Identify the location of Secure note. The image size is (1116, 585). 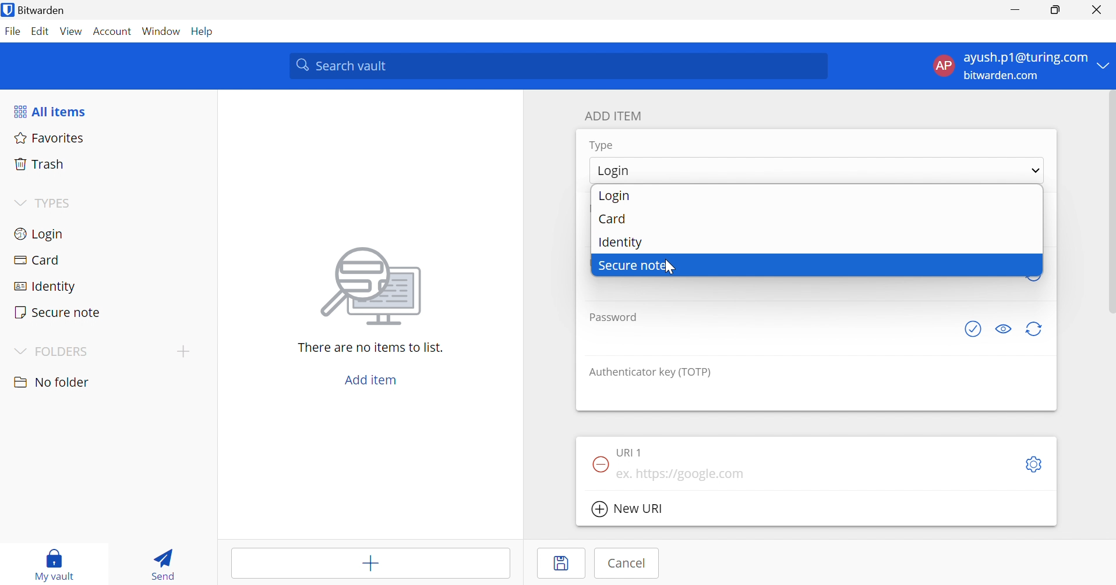
(58, 312).